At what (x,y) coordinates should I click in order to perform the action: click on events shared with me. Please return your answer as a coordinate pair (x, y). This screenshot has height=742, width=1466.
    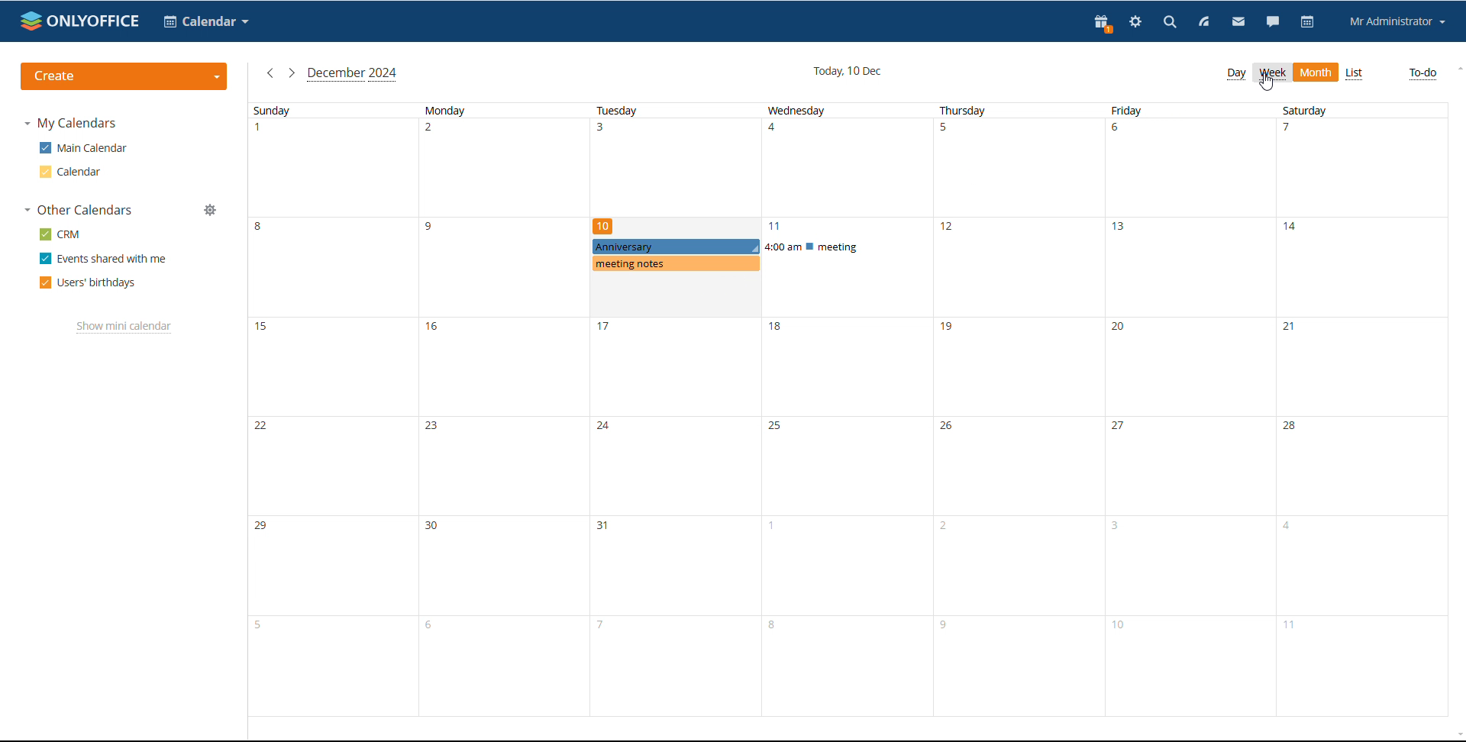
    Looking at the image, I should click on (103, 259).